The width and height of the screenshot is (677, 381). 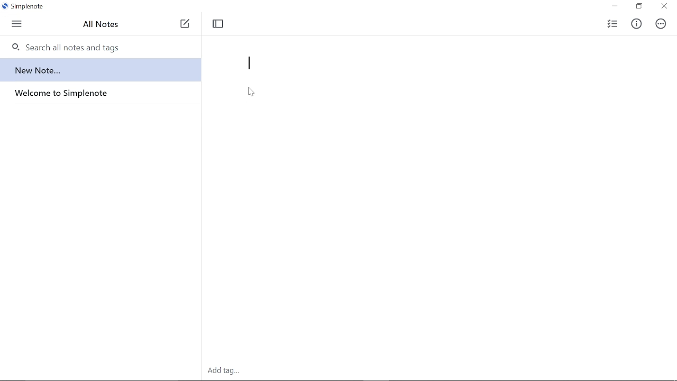 I want to click on space for writing on the note, so click(x=442, y=223).